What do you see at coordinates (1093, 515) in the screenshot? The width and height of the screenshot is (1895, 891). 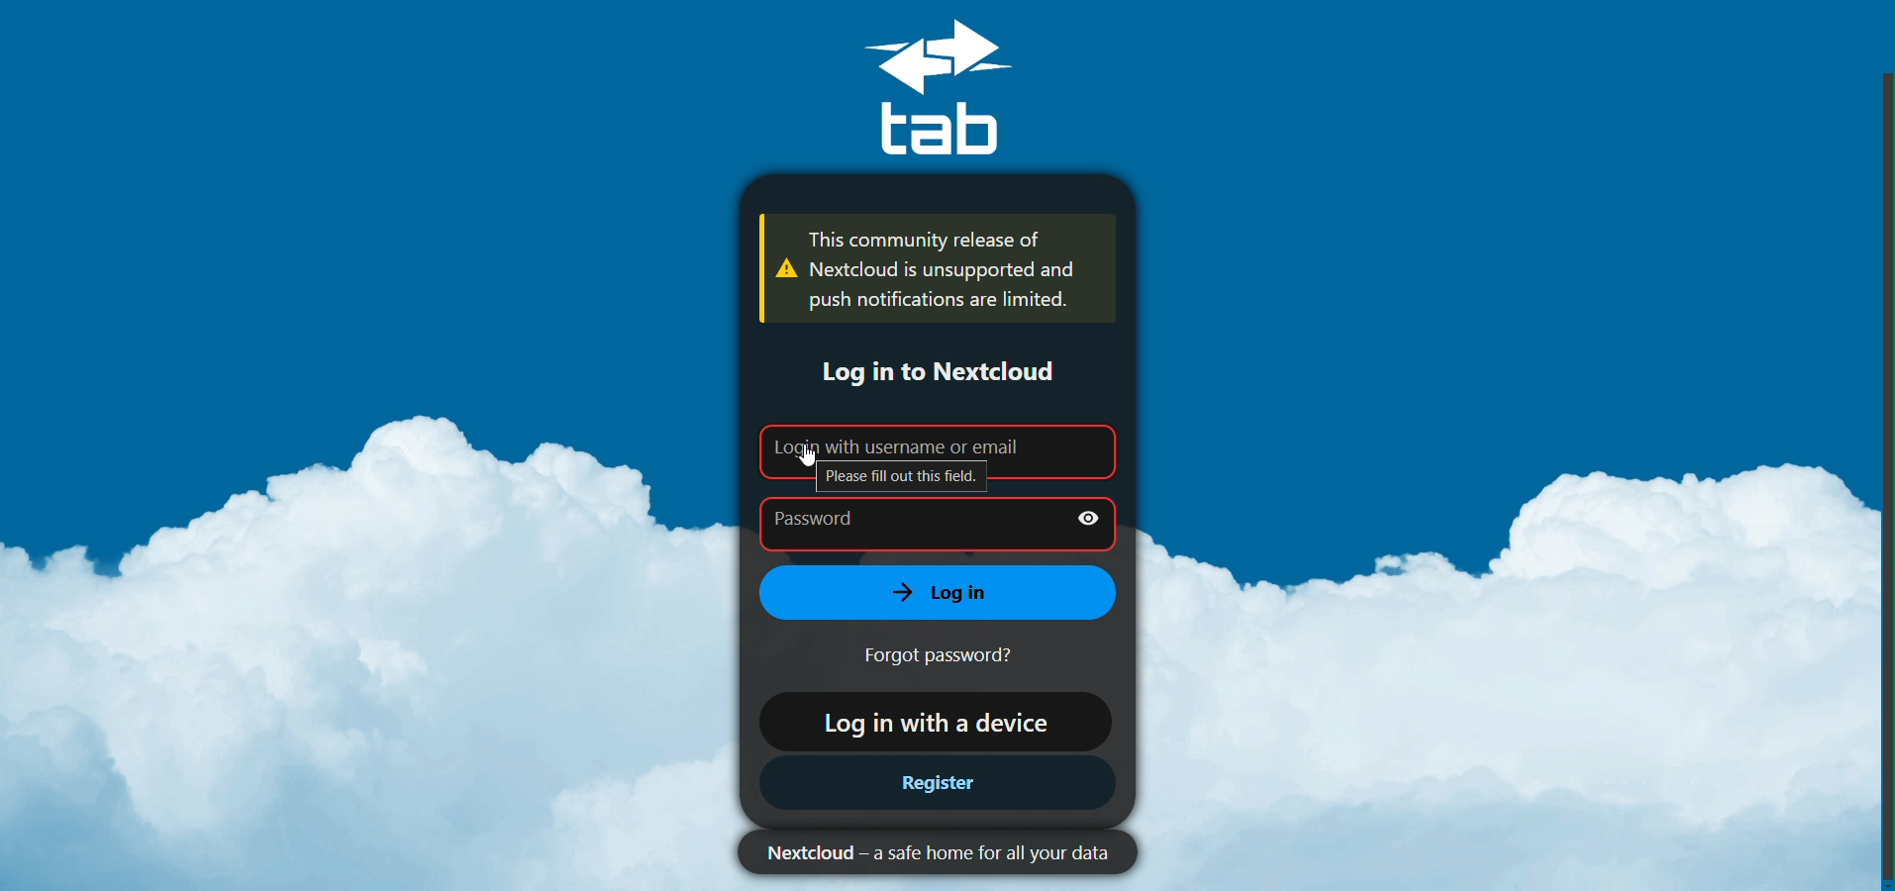 I see `Show Password` at bounding box center [1093, 515].